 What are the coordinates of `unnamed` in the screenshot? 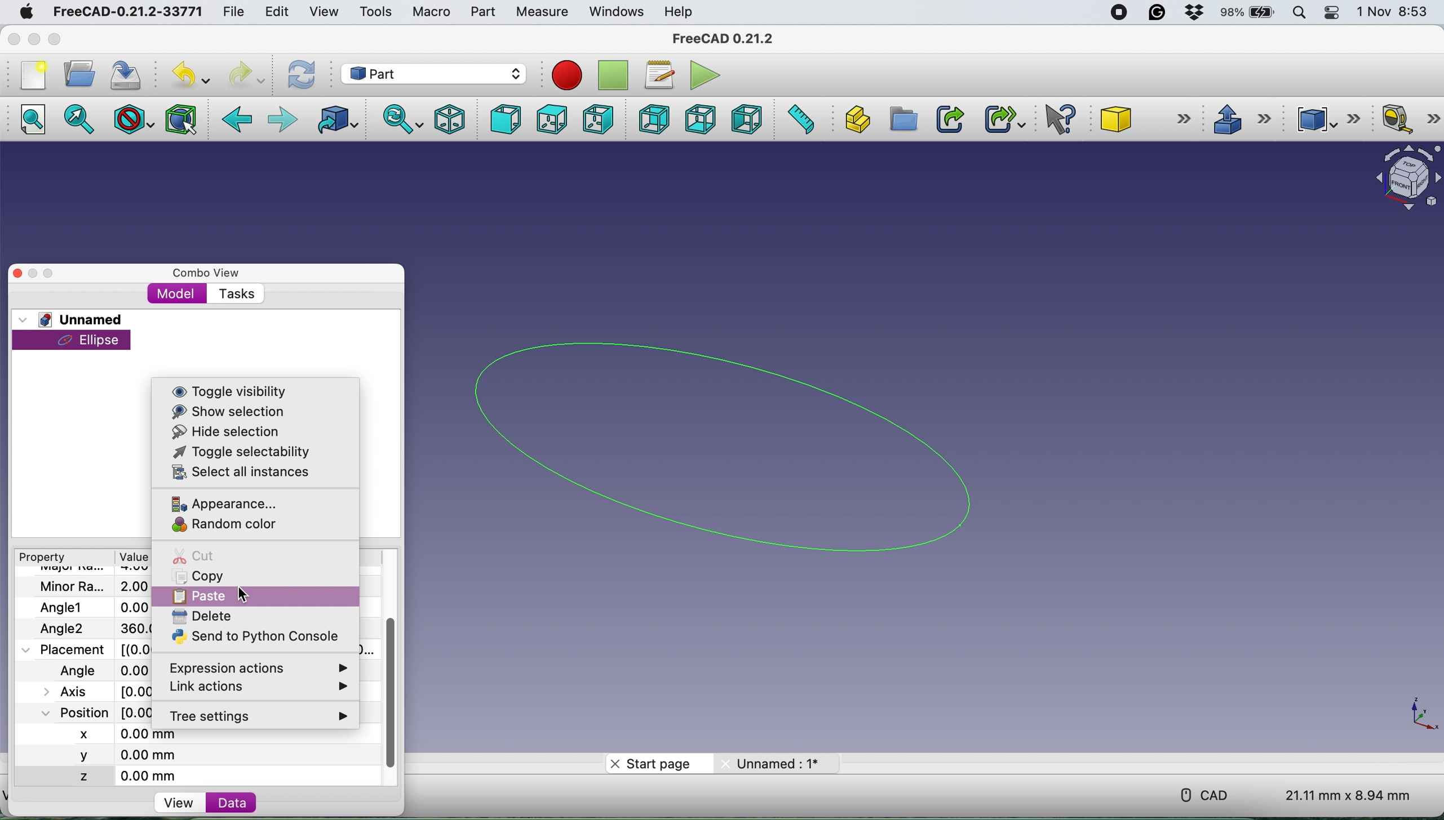 It's located at (772, 764).